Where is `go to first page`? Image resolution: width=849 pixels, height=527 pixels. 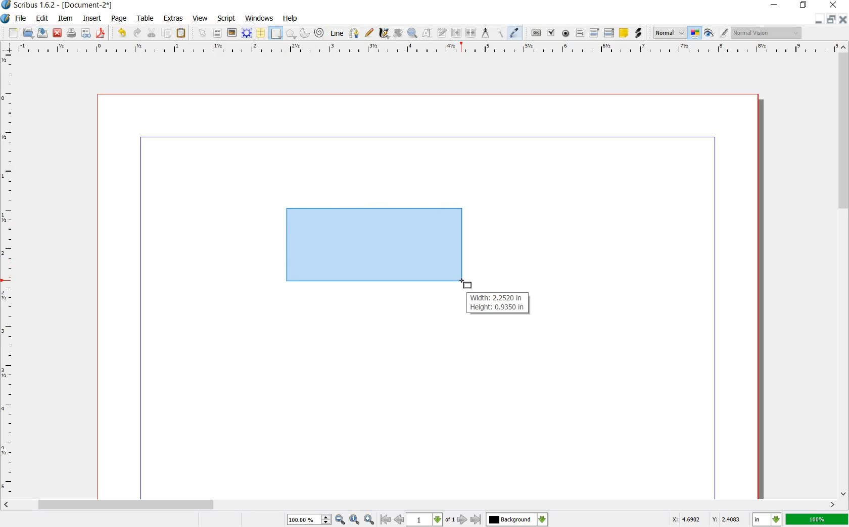
go to first page is located at coordinates (385, 519).